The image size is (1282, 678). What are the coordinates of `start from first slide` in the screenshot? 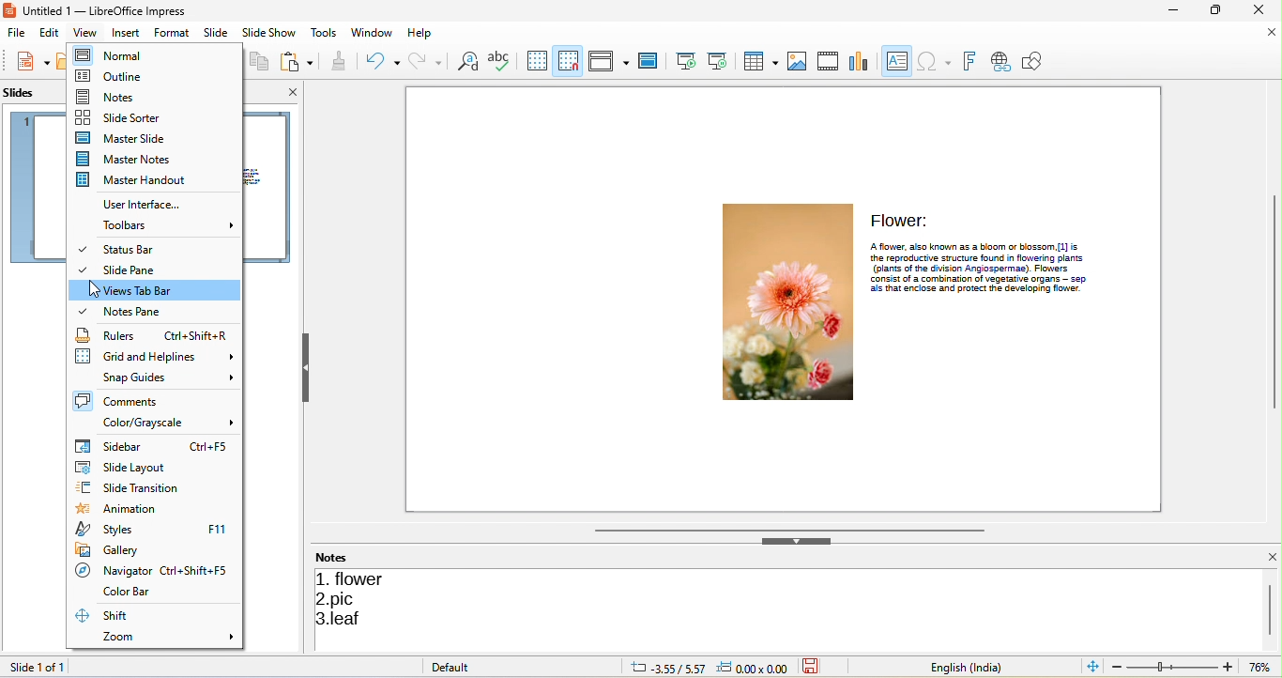 It's located at (681, 63).